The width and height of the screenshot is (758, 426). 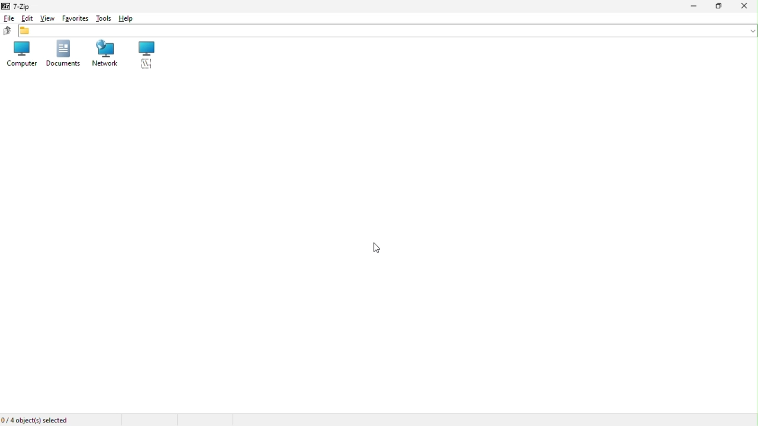 What do you see at coordinates (142, 56) in the screenshot?
I see `root` at bounding box center [142, 56].